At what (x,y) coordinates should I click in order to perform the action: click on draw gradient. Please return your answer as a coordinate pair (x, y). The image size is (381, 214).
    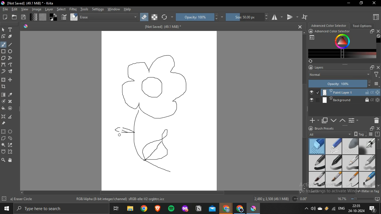
    Looking at the image, I should click on (4, 95).